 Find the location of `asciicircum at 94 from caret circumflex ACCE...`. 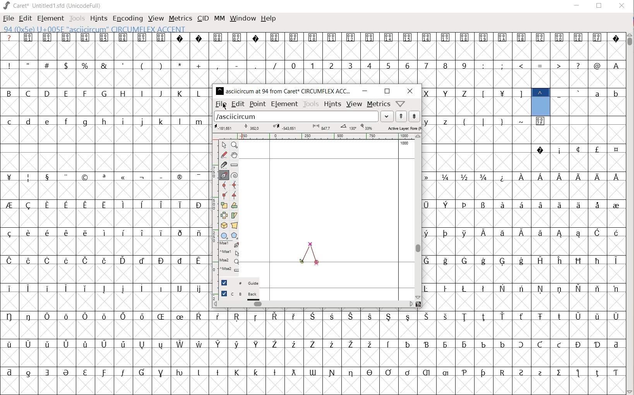

asciicircum at 94 from caret circumflex ACCE... is located at coordinates (284, 90).